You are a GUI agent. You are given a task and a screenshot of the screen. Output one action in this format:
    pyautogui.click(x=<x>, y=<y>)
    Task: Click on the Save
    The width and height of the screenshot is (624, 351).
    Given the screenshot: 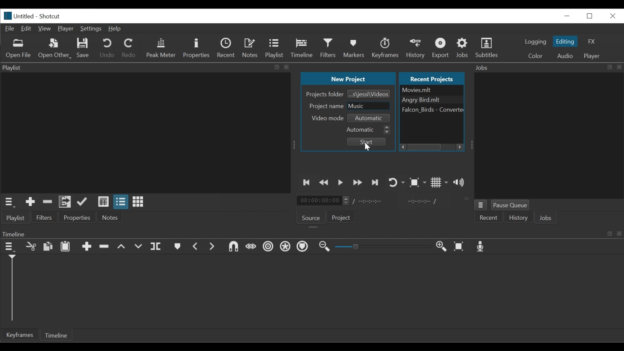 What is the action you would take?
    pyautogui.click(x=83, y=48)
    